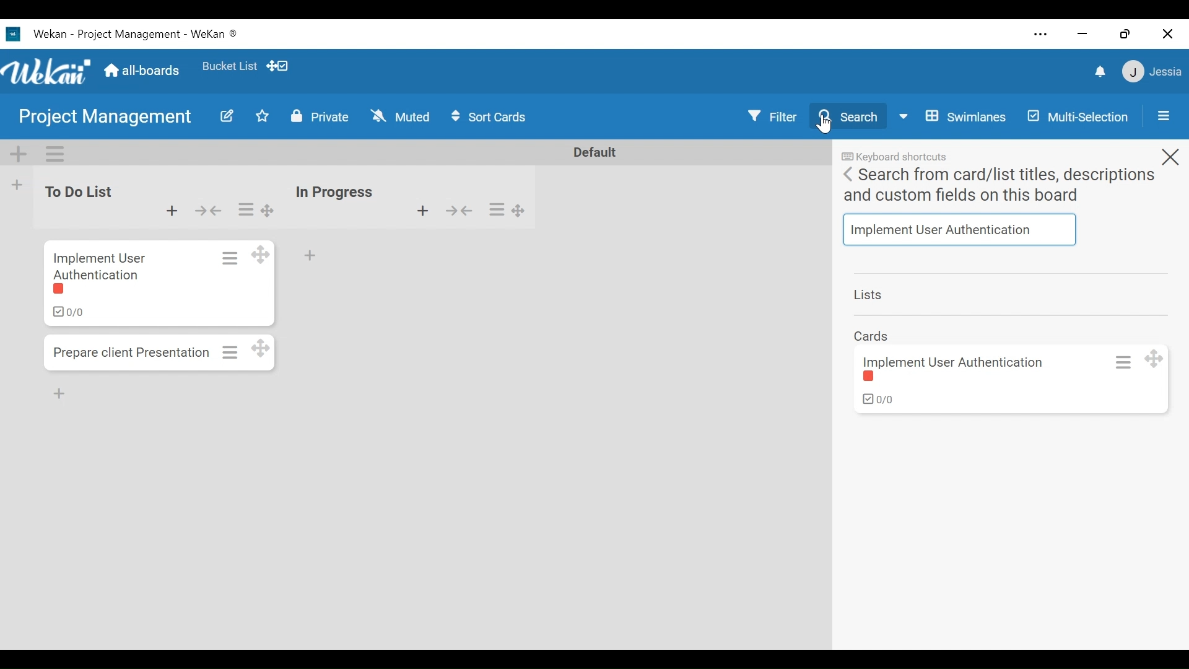 The width and height of the screenshot is (1189, 669). I want to click on Open/Close Side Pane, so click(1162, 116).